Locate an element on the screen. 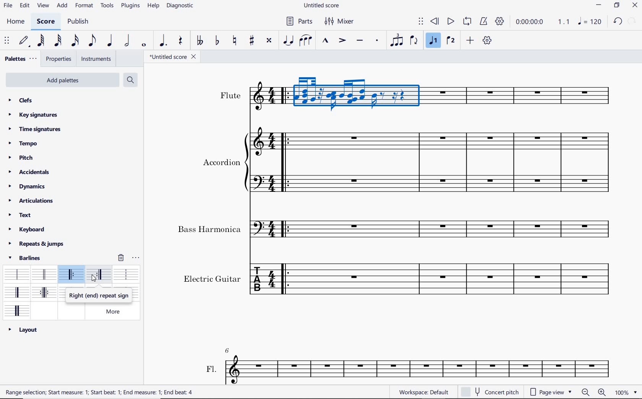 The image size is (642, 399). tenuto is located at coordinates (359, 41).